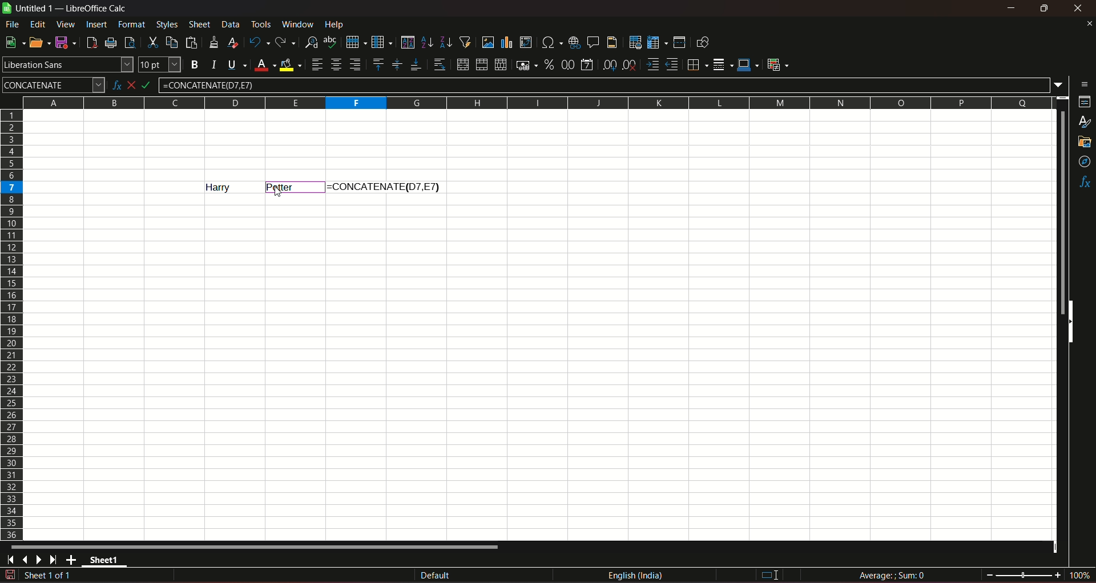  Describe the element at coordinates (1085, 183) in the screenshot. I see `functions` at that location.